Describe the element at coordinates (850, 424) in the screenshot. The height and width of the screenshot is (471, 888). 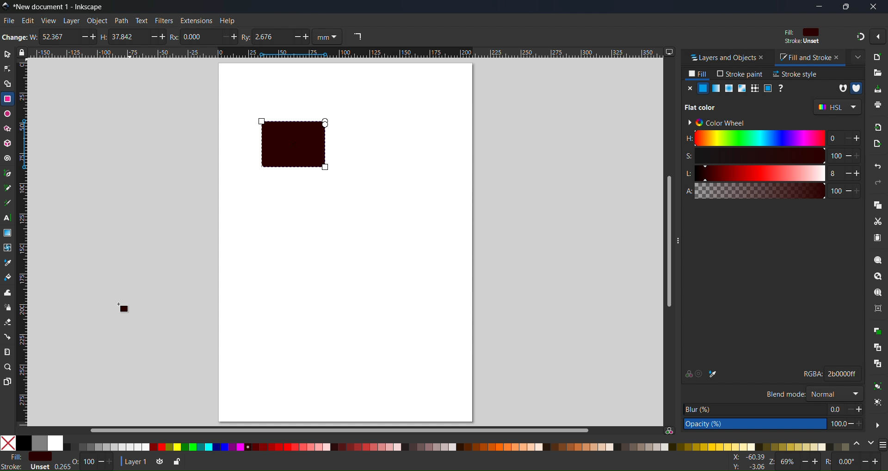
I see `decrease opacity` at that location.